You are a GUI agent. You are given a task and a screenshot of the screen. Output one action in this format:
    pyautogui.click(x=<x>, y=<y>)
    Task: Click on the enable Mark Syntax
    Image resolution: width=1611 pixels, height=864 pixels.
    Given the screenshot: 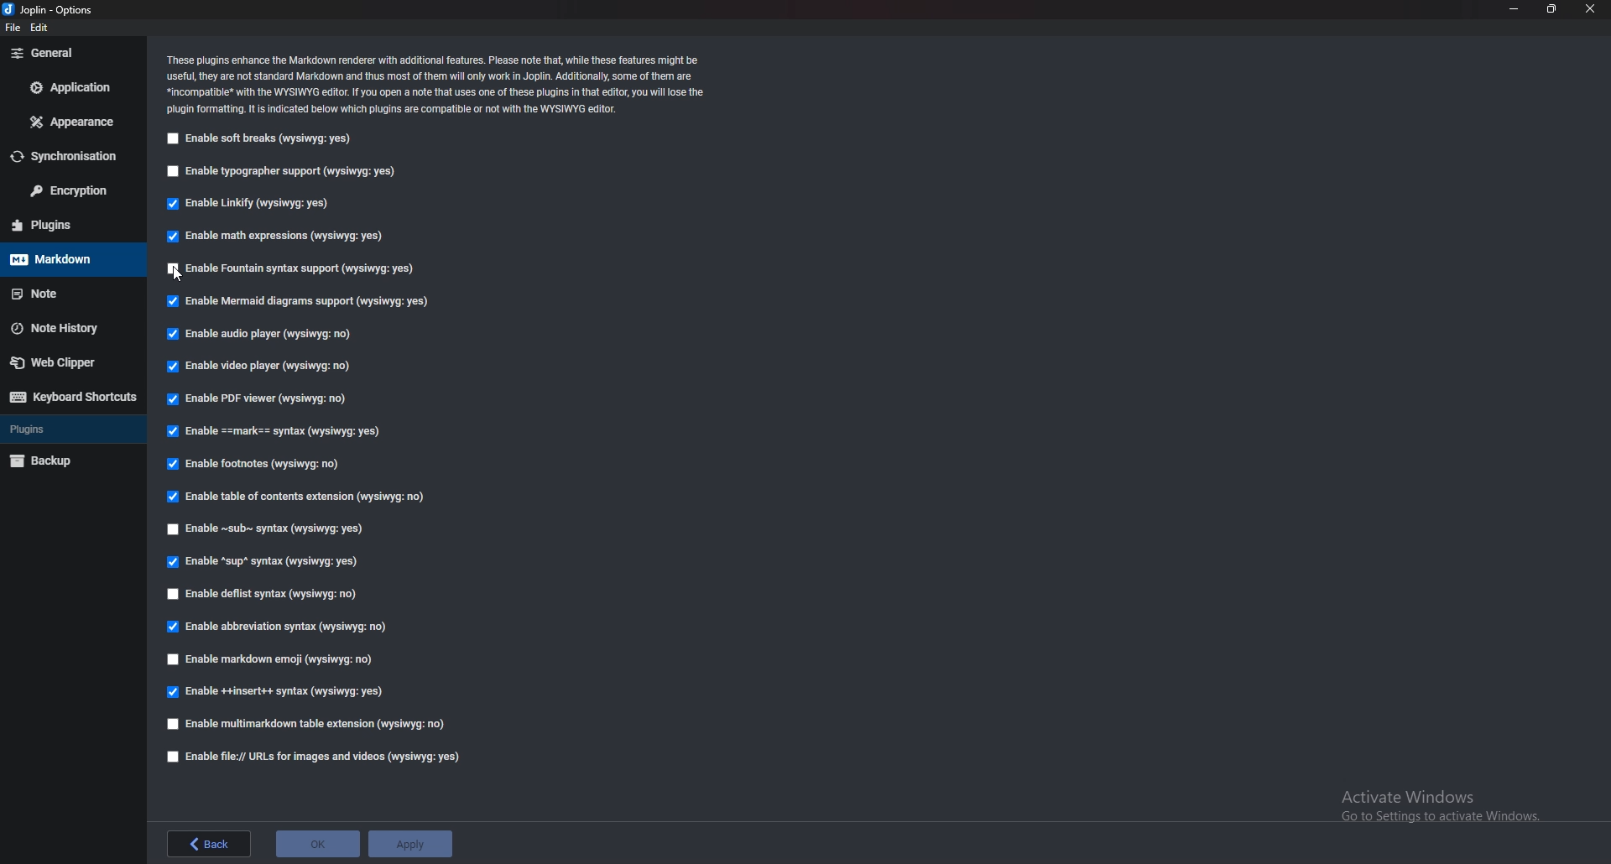 What is the action you would take?
    pyautogui.click(x=281, y=432)
    